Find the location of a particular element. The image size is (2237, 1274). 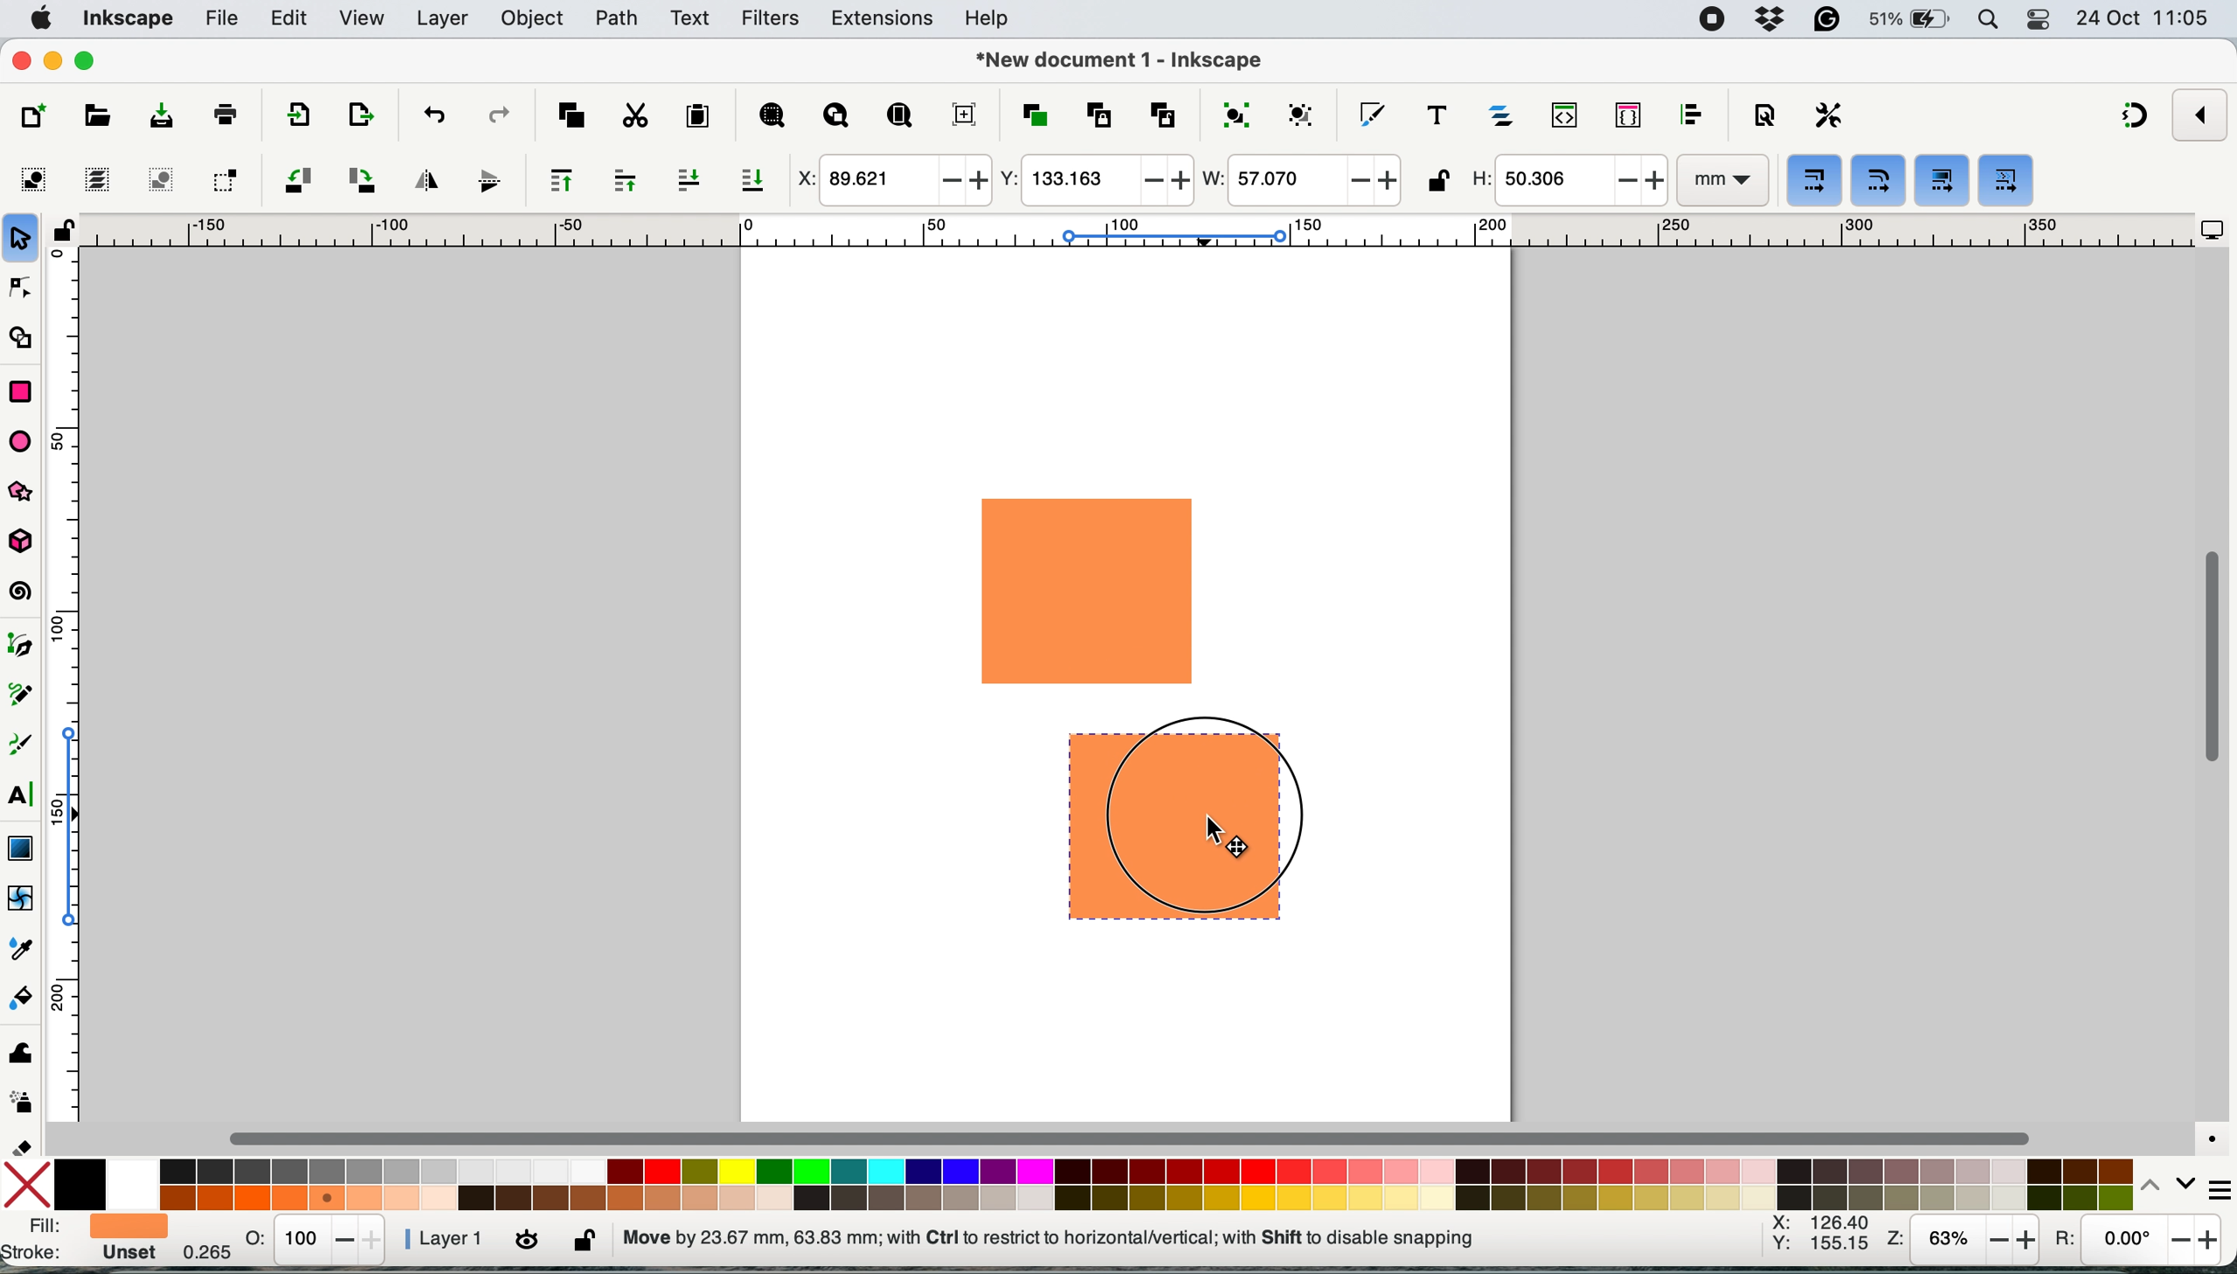

object rotate 90 is located at coordinates (360, 178).